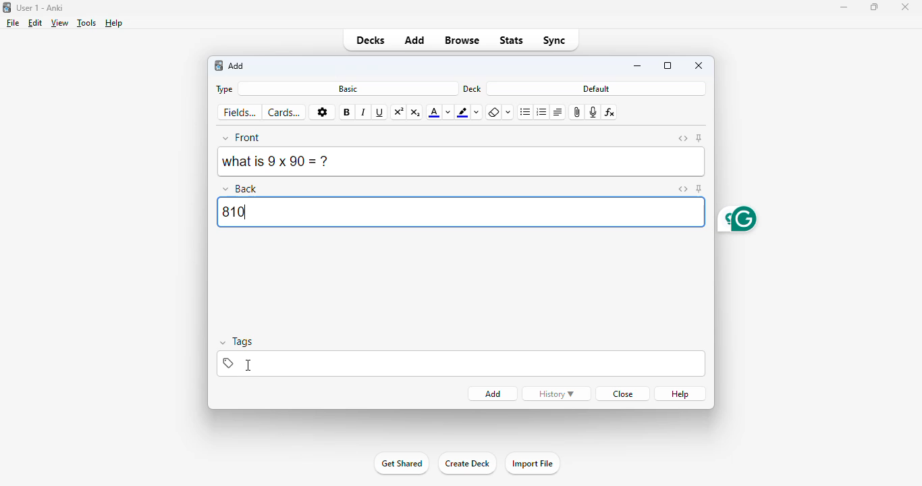 The image size is (922, 486). I want to click on subscript, so click(416, 112).